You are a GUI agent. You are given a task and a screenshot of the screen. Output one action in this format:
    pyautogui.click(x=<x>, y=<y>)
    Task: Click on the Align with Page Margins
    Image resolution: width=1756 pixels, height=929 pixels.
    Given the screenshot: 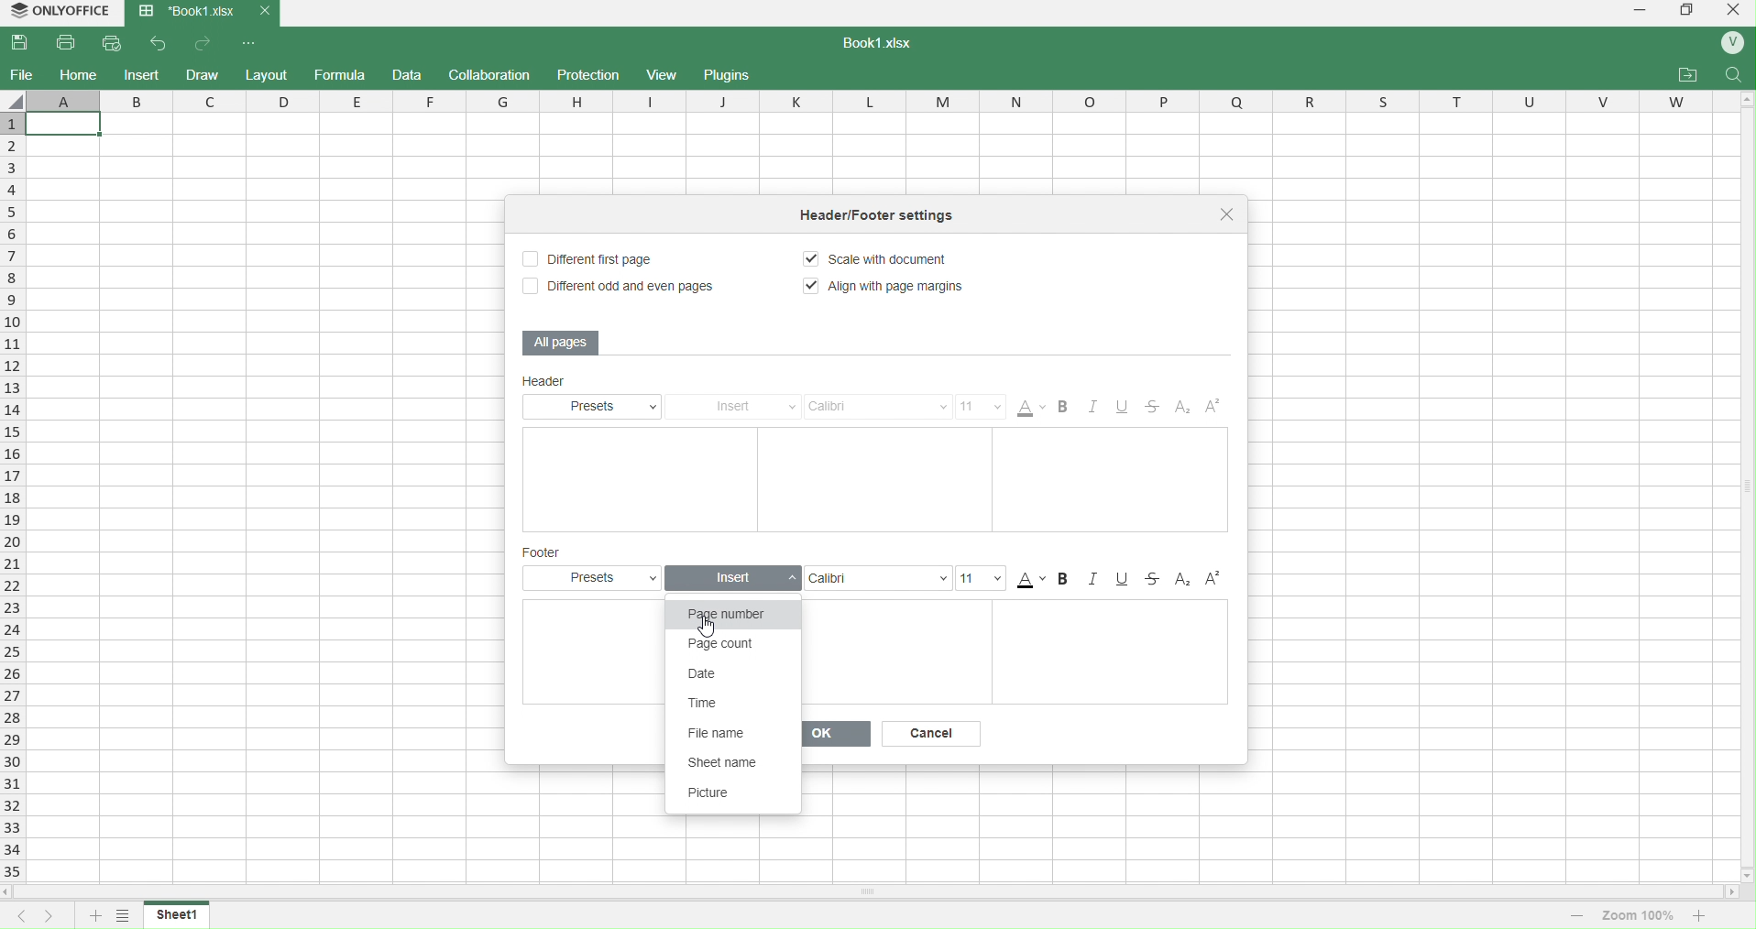 What is the action you would take?
    pyautogui.click(x=887, y=287)
    